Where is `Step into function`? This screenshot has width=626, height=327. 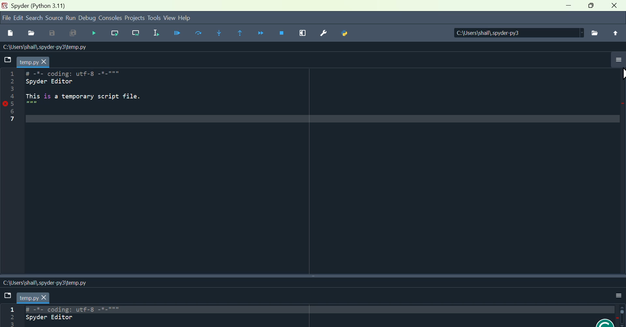
Step into function is located at coordinates (219, 34).